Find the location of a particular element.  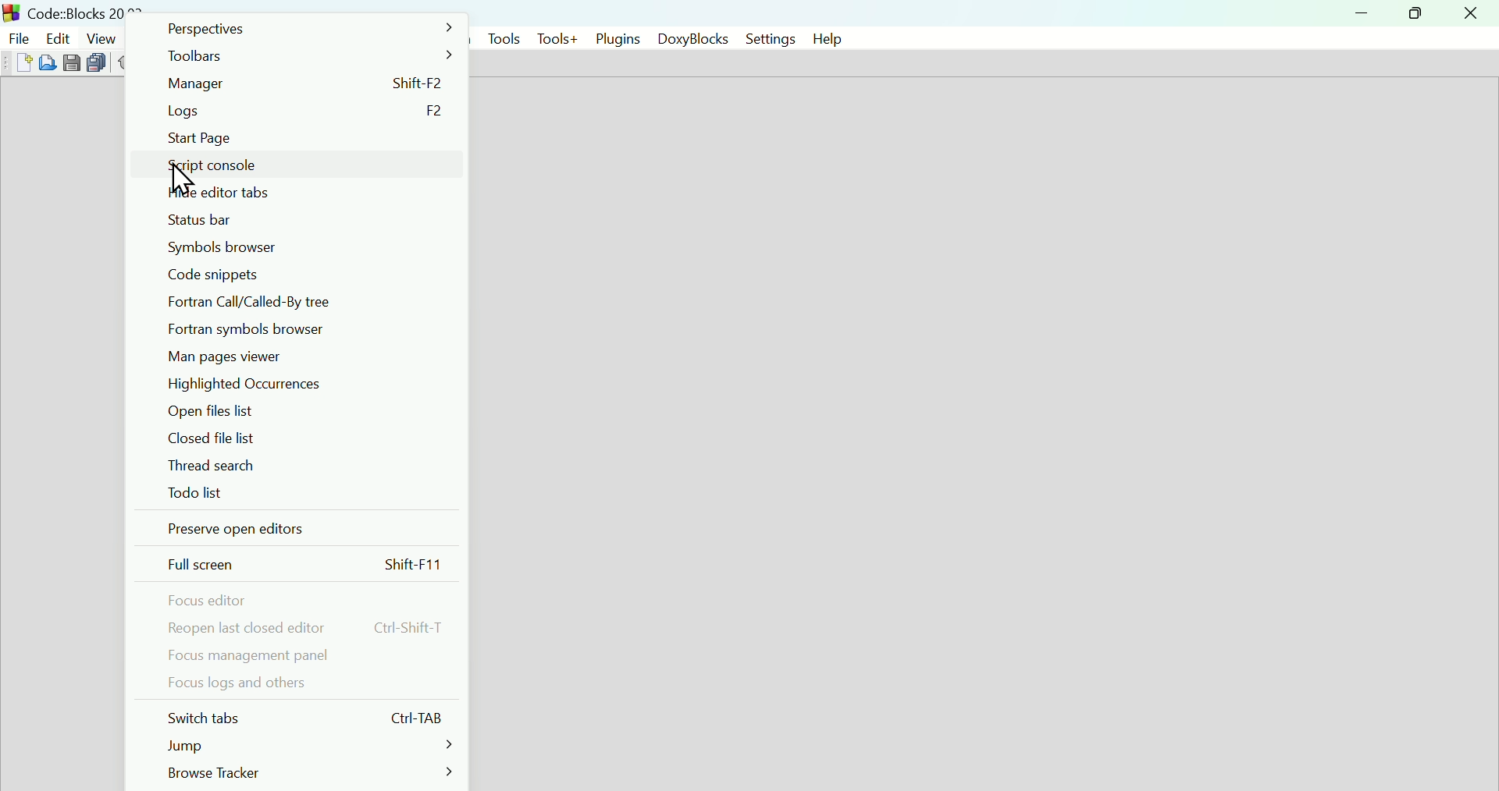

Save is located at coordinates (72, 62).